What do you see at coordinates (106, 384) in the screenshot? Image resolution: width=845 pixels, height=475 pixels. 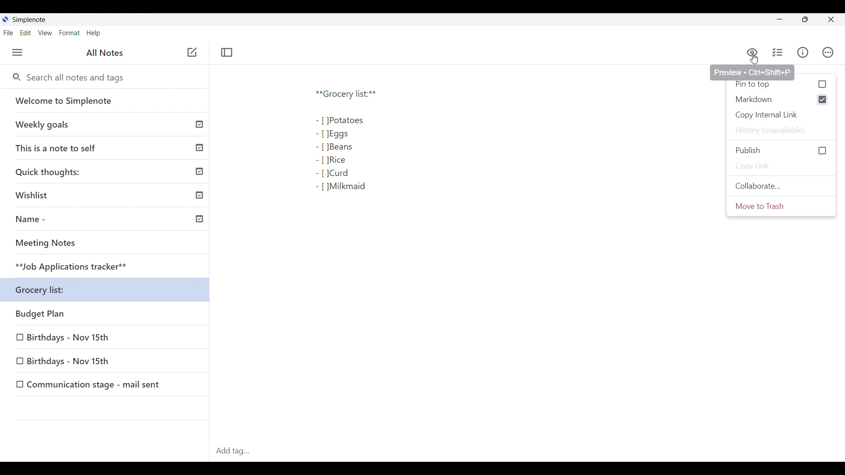 I see `Communication stage - mail sent` at bounding box center [106, 384].